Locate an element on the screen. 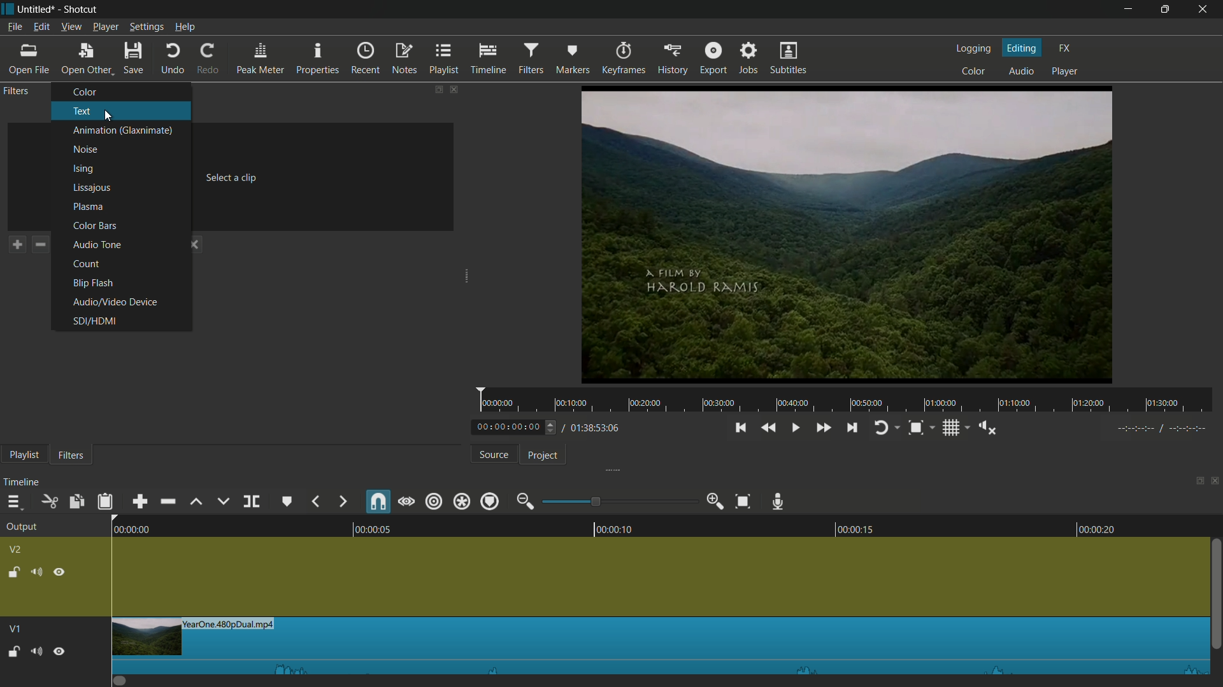  backward is located at coordinates (315, 500).